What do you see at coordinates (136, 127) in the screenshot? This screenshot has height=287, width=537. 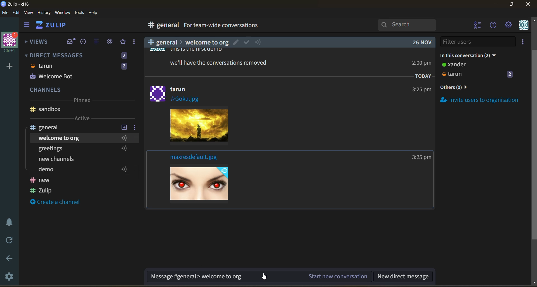 I see `channel settings` at bounding box center [136, 127].